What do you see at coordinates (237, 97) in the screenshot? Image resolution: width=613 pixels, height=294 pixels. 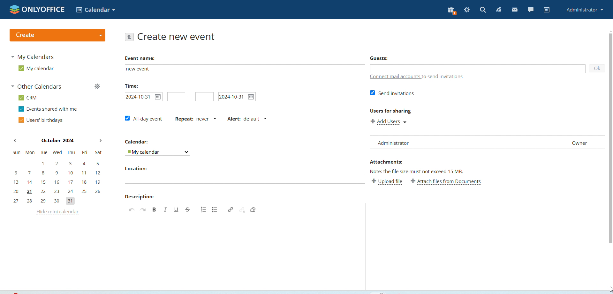 I see `2024-10-31` at bounding box center [237, 97].